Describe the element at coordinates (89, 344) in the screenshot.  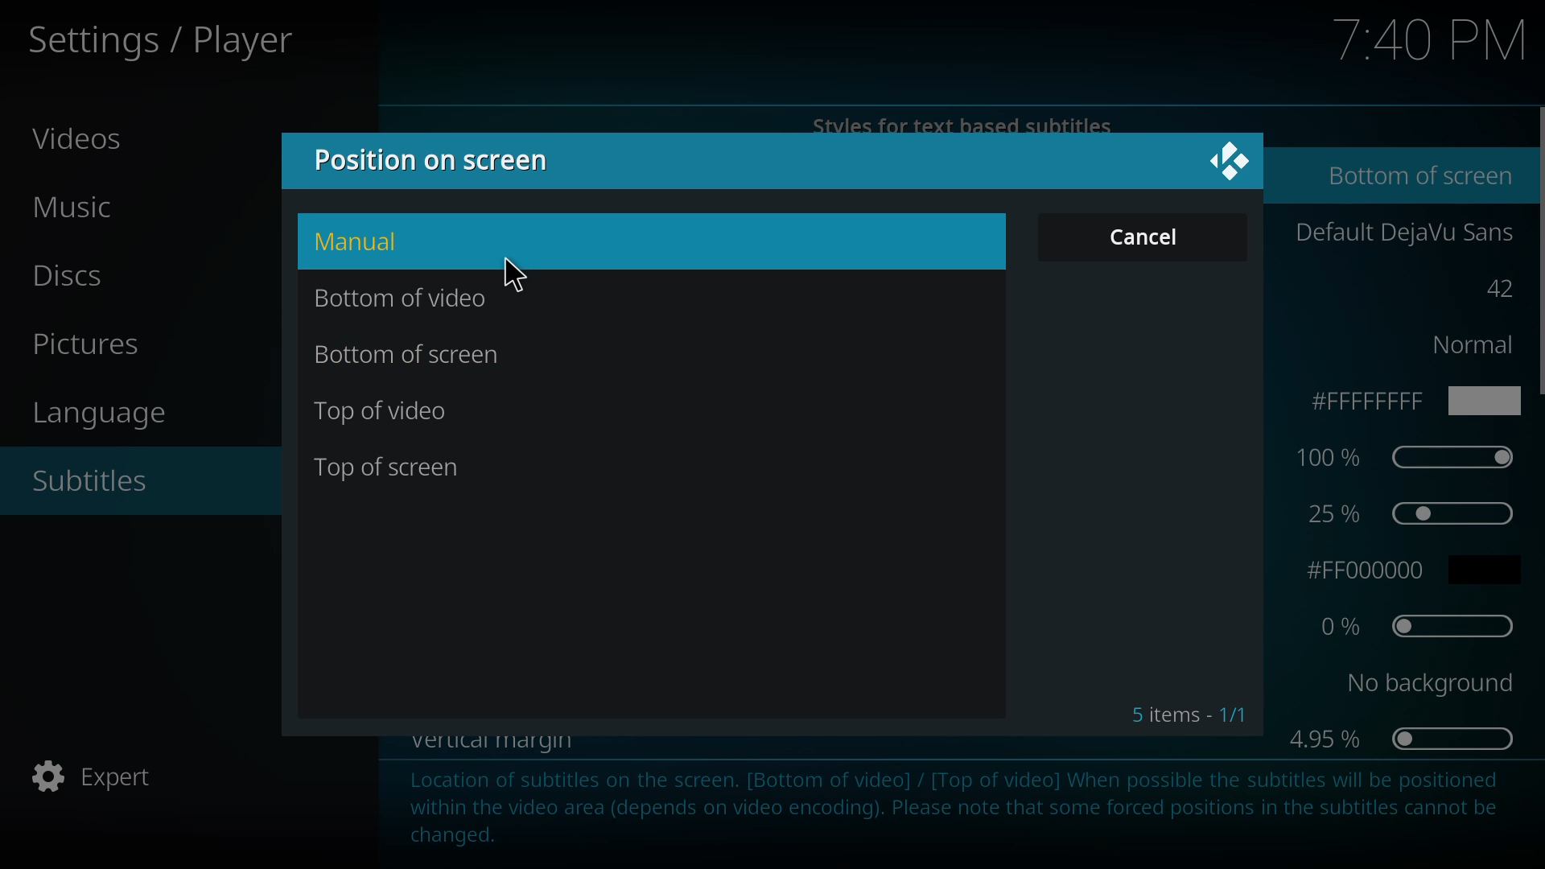
I see `pictures` at that location.